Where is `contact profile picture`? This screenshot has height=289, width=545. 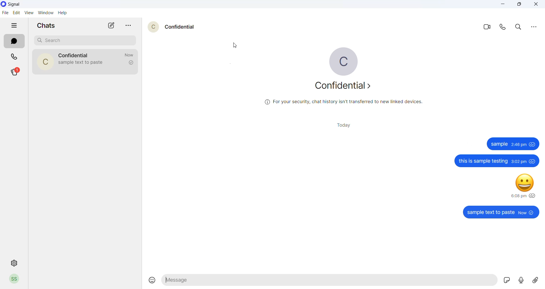
contact profile picture is located at coordinates (154, 28).